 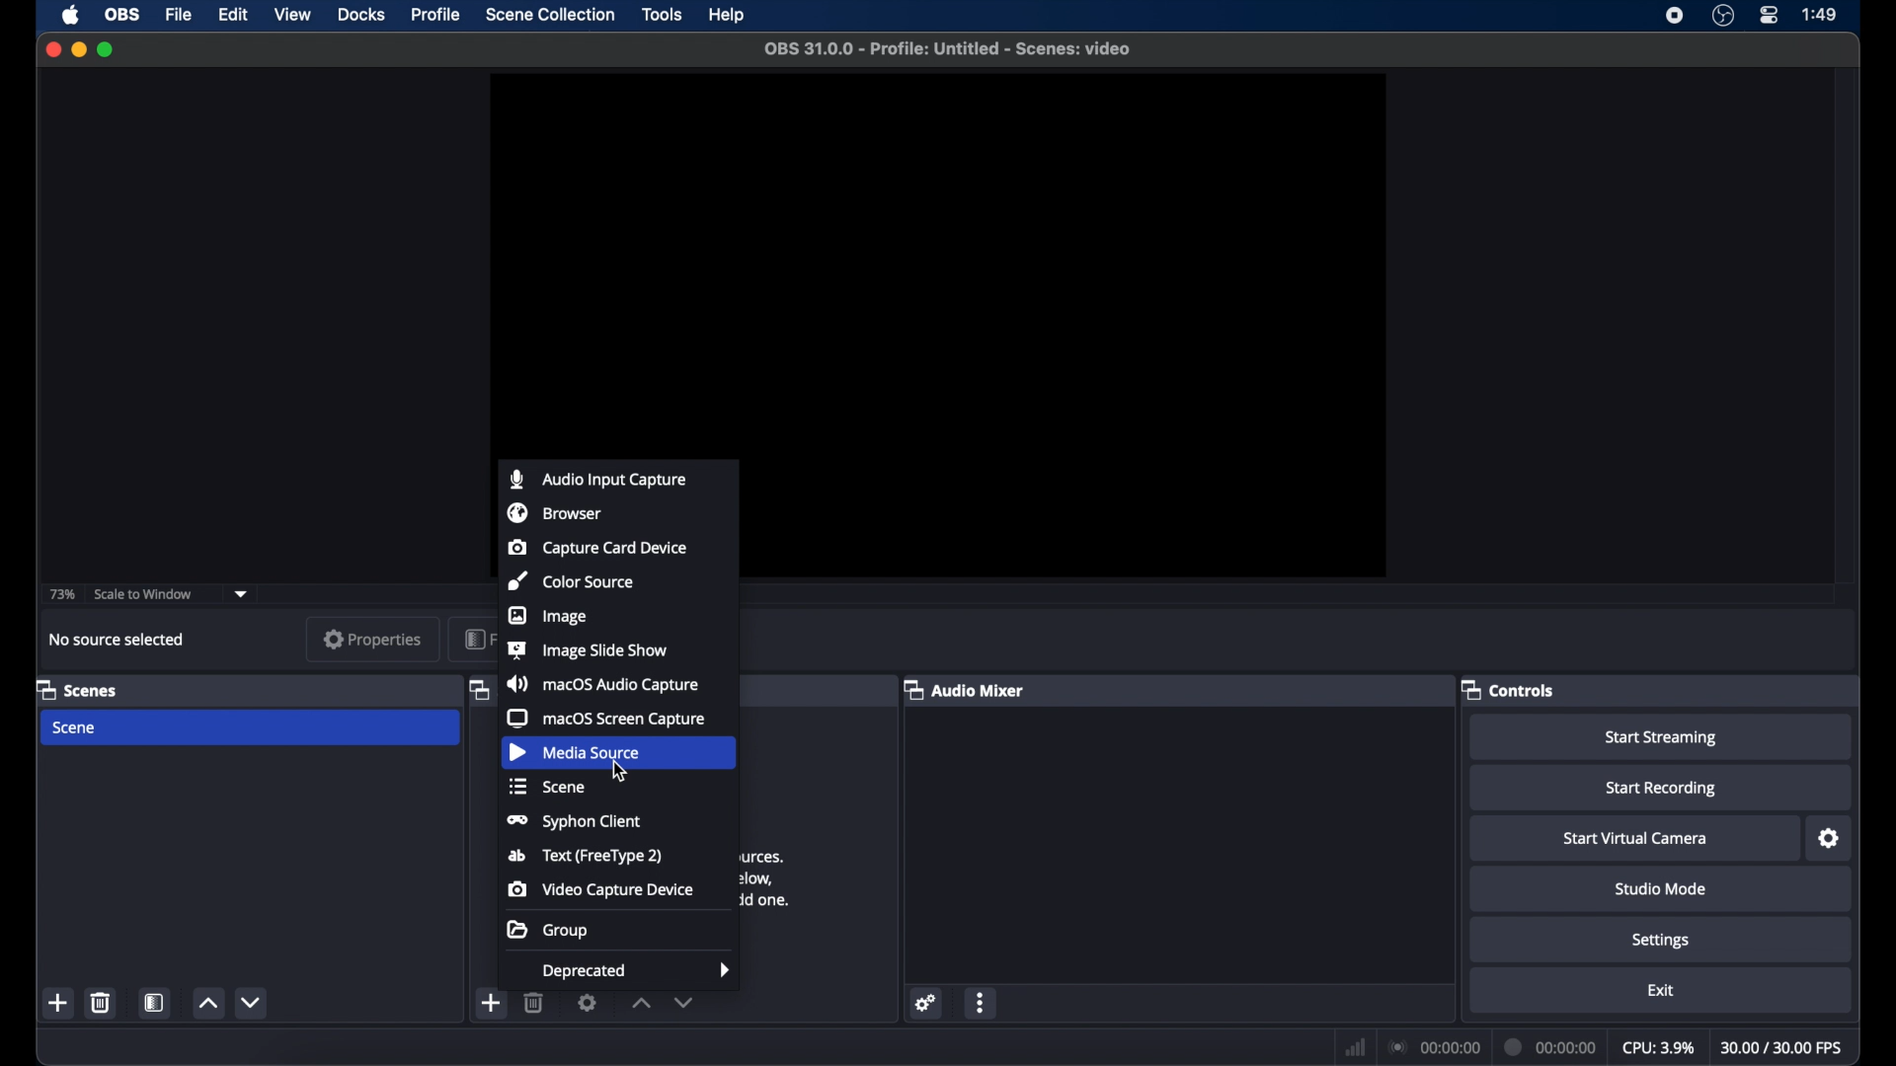 I want to click on duration, so click(x=1552, y=1045).